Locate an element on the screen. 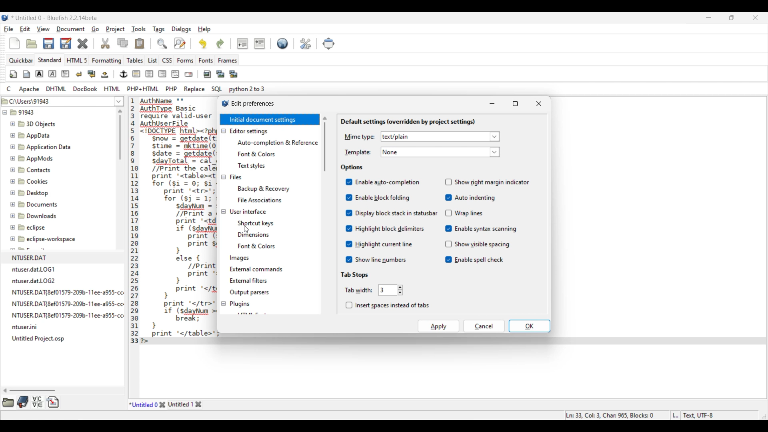 The height and width of the screenshot is (432, 768). Untitled Project.osp is located at coordinates (40, 339).